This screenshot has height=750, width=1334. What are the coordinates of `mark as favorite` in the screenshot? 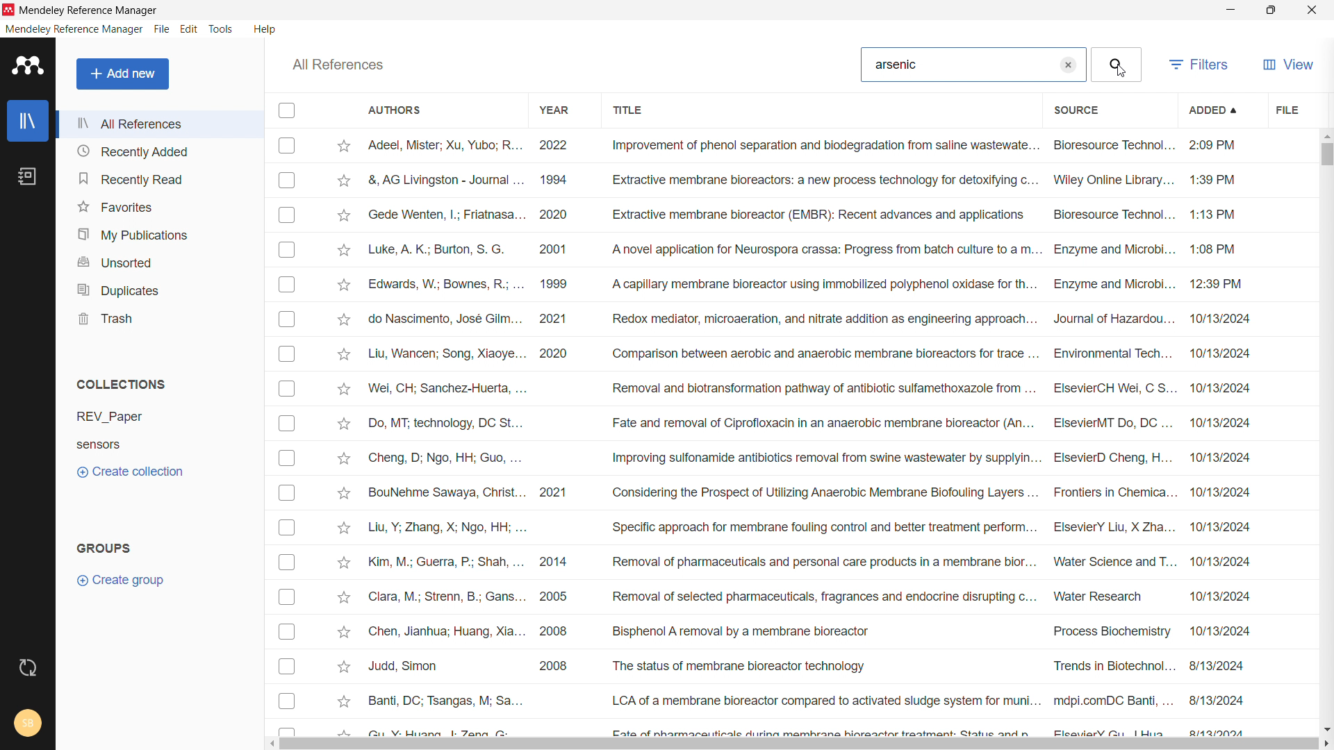 It's located at (345, 146).